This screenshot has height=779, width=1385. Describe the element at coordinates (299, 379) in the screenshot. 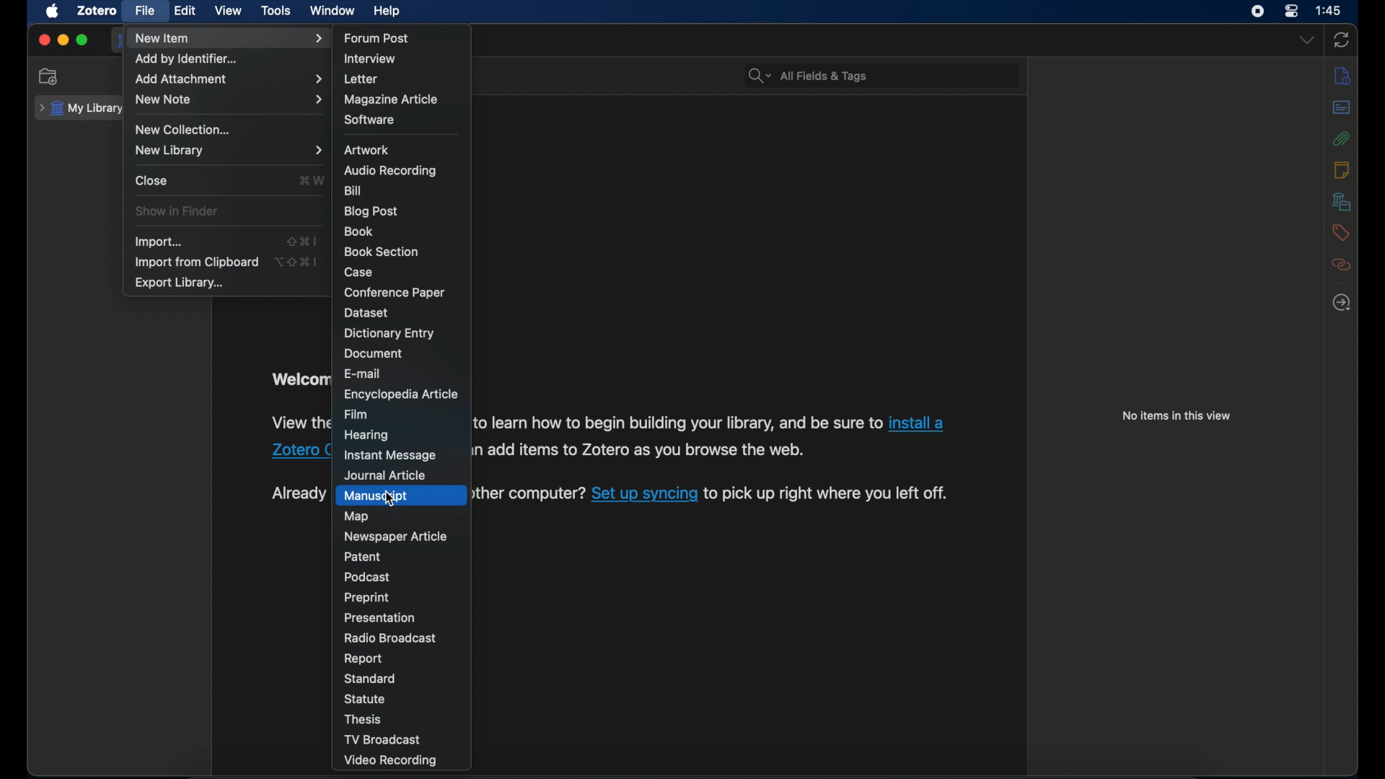

I see `welcome` at that location.